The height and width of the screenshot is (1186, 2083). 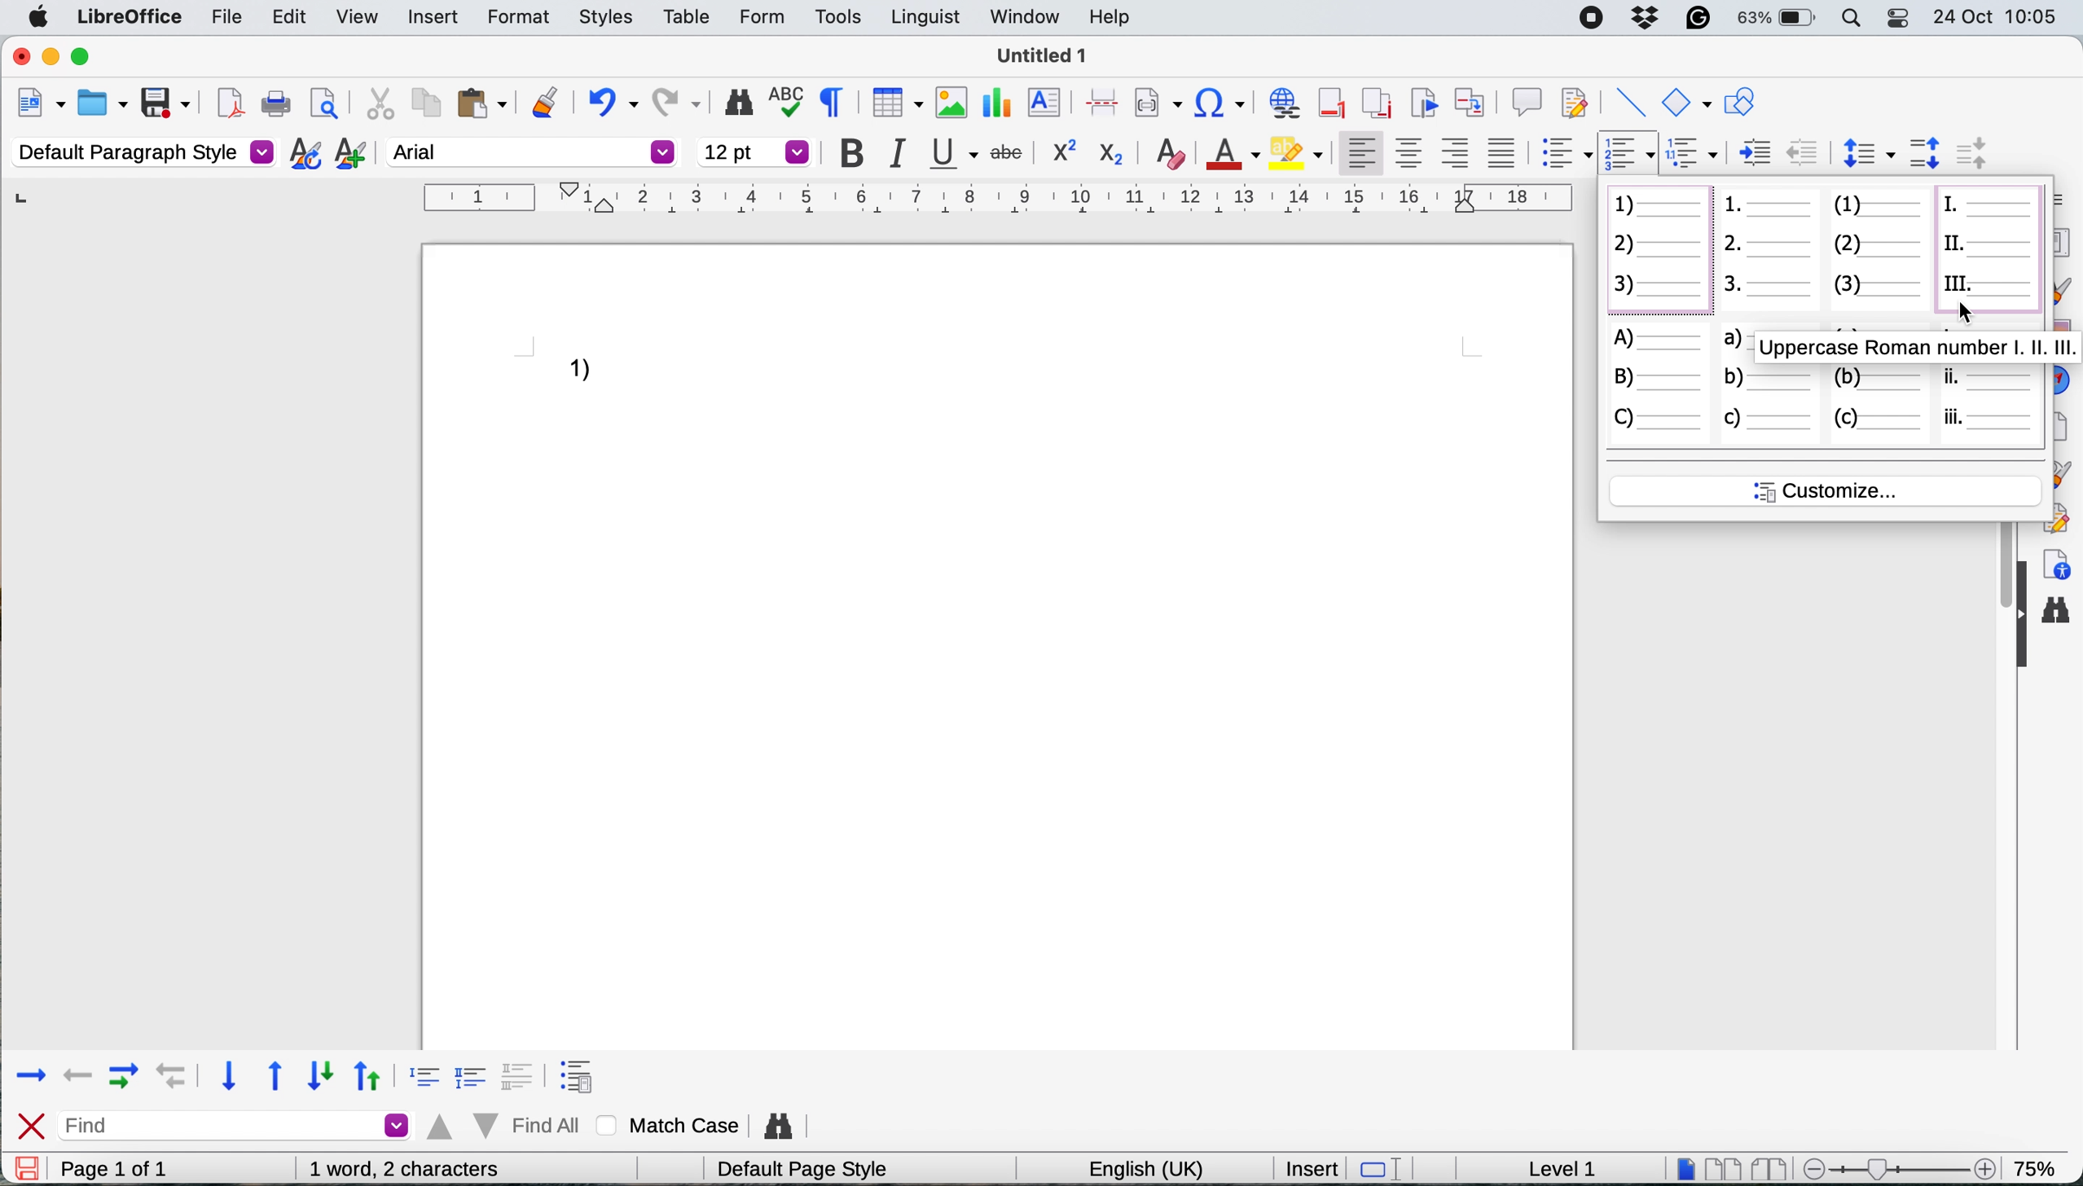 What do you see at coordinates (1564, 1168) in the screenshot?
I see `level 1` at bounding box center [1564, 1168].